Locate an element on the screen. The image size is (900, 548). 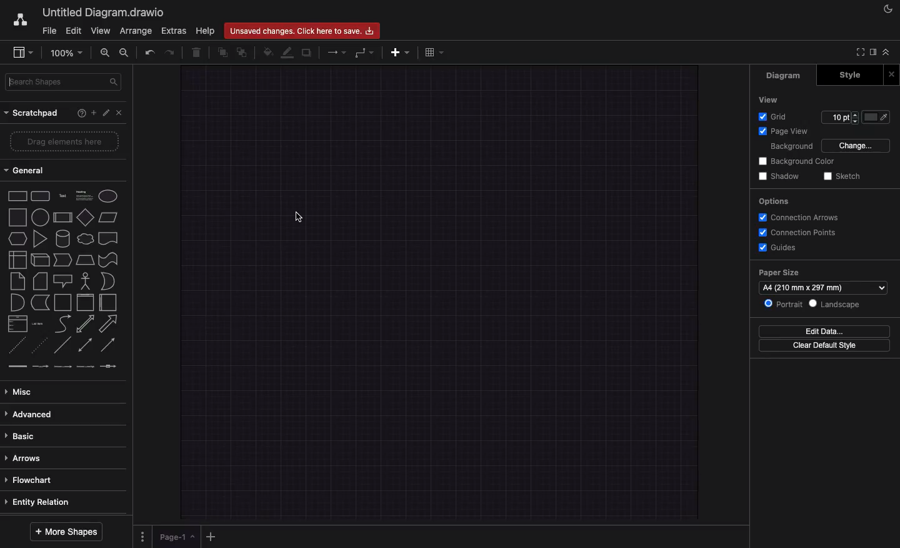
Basic is located at coordinates (23, 435).